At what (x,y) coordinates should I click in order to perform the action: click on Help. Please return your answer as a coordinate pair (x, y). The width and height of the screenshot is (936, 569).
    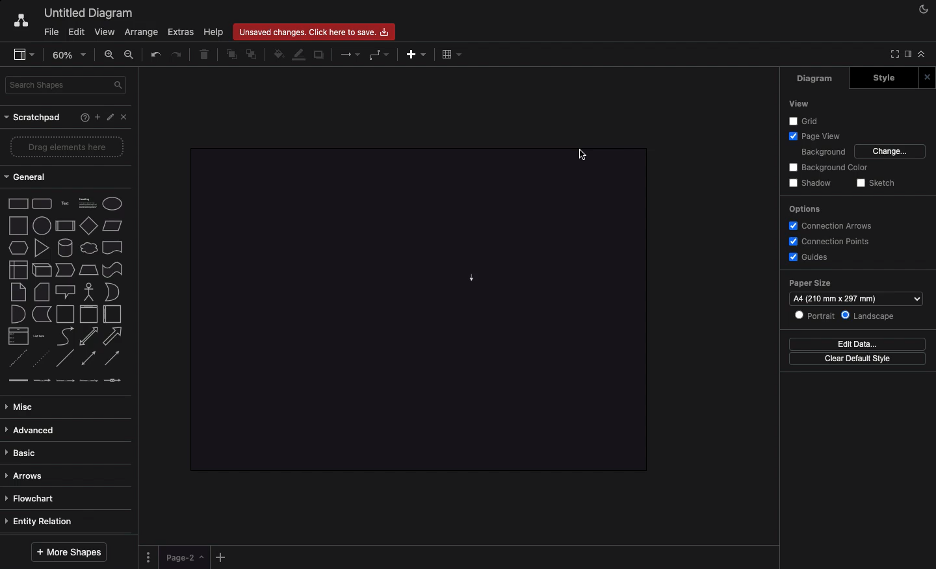
    Looking at the image, I should click on (215, 32).